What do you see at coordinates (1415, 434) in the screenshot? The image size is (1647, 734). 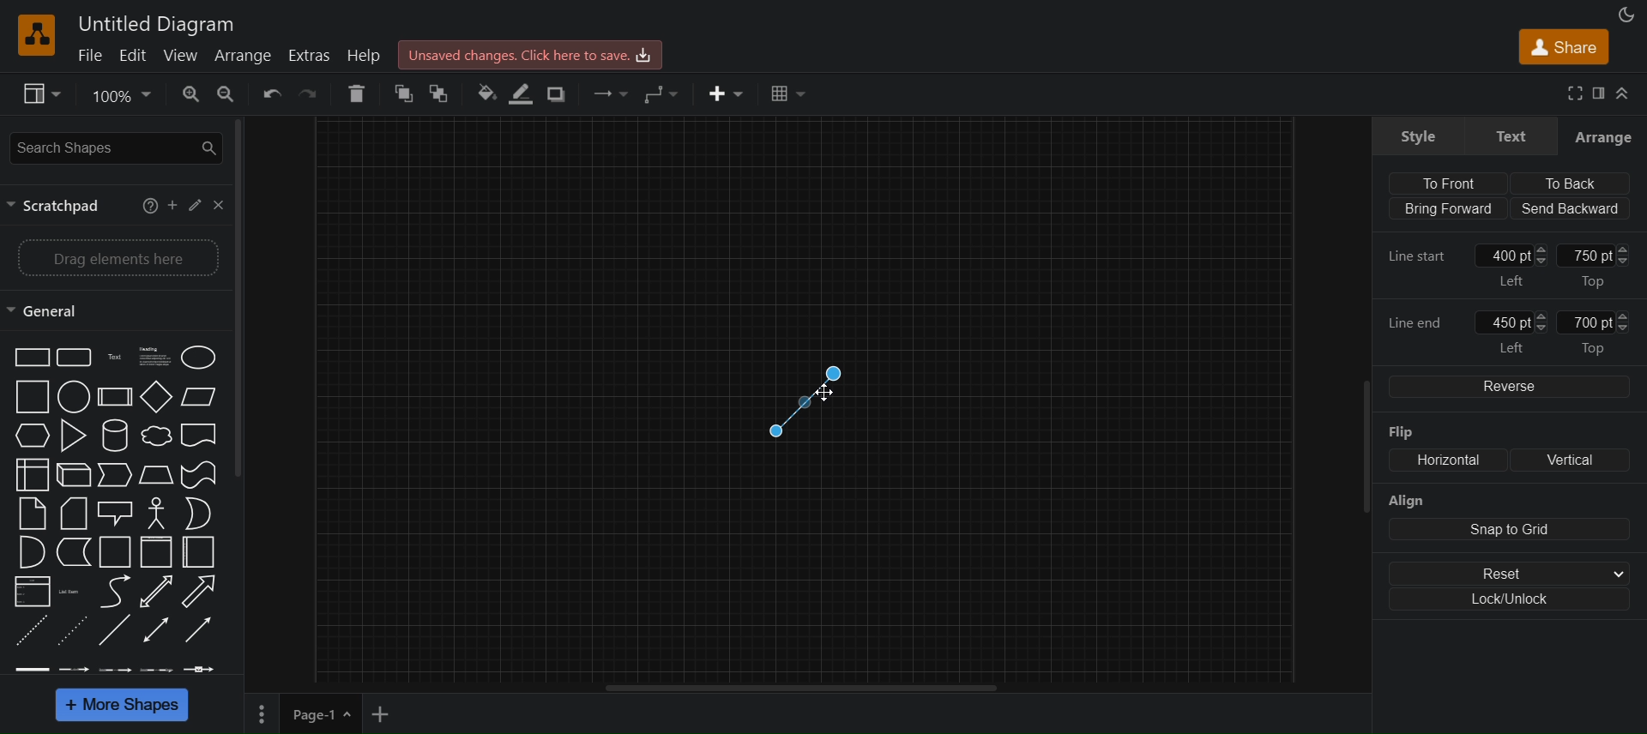 I see `flip` at bounding box center [1415, 434].